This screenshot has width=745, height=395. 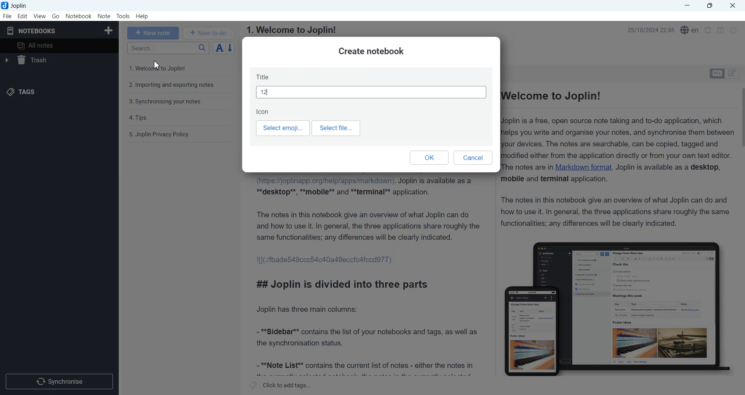 I want to click on Minimize, so click(x=687, y=6).